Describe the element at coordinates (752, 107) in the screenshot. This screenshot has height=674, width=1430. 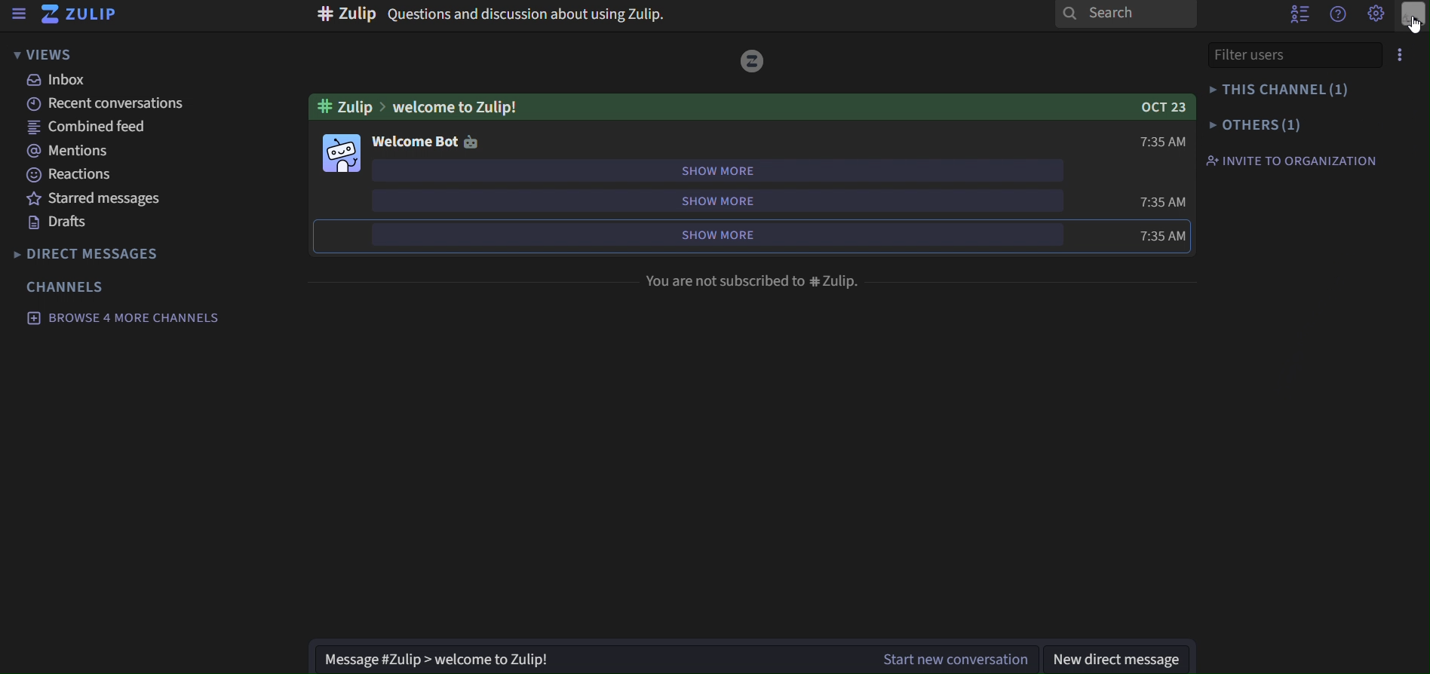
I see `Welcome to Zulip!` at that location.